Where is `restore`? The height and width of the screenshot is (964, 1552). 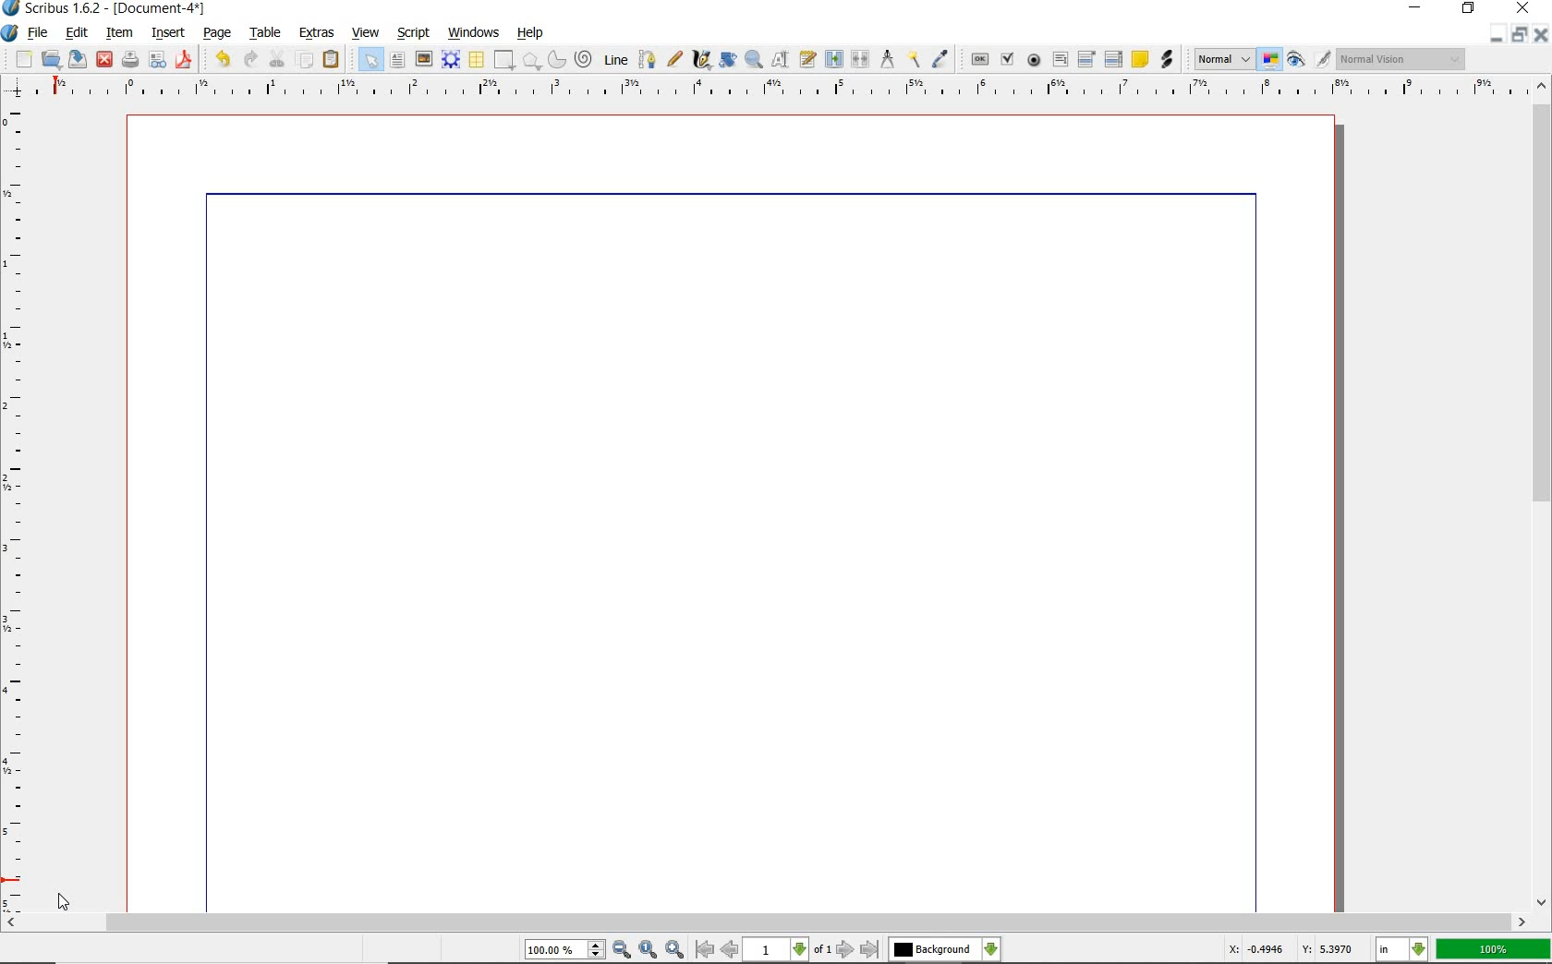 restore is located at coordinates (1470, 10).